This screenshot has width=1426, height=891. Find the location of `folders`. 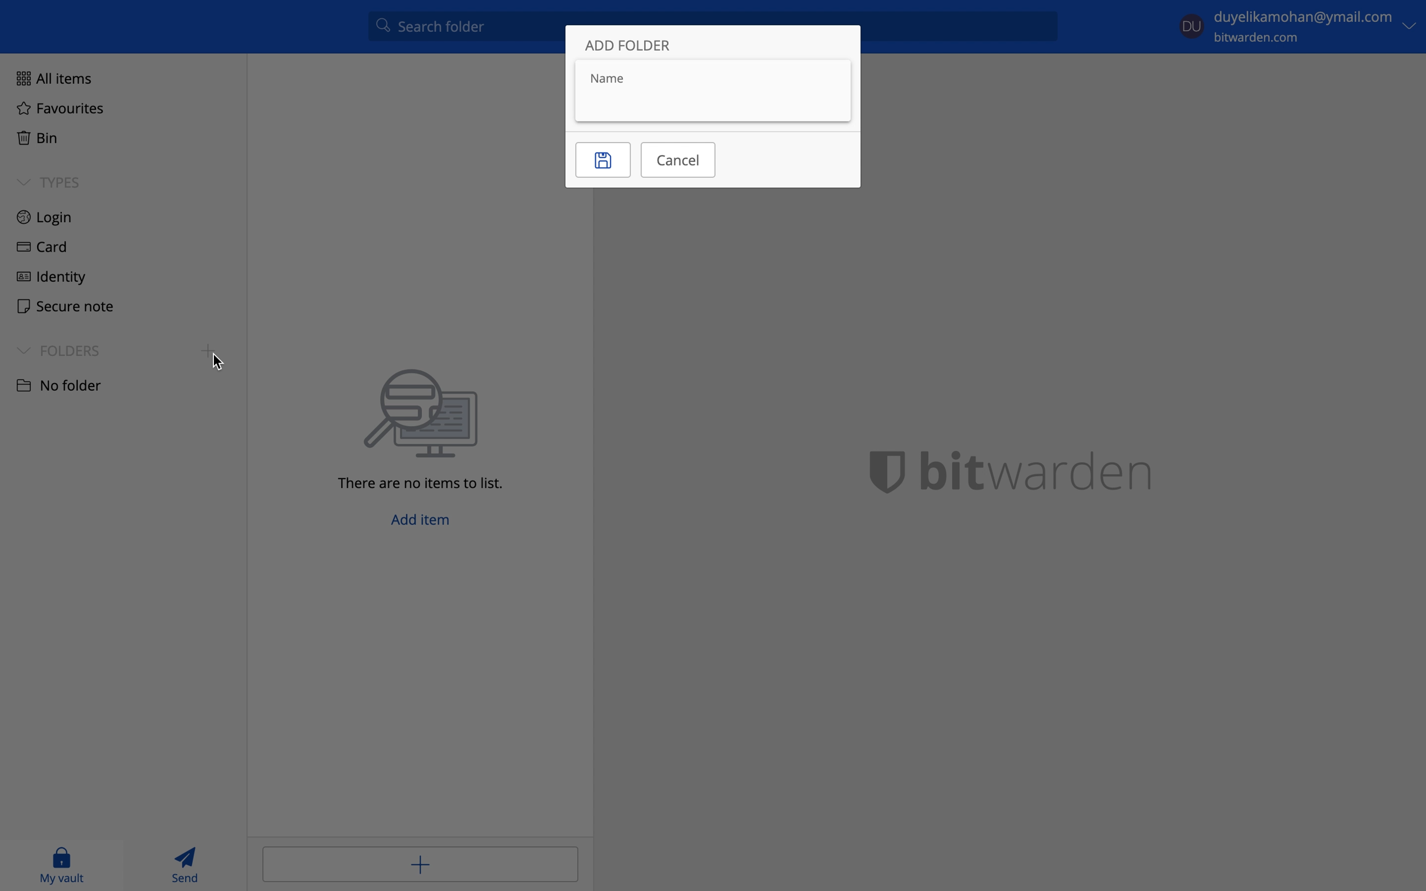

folders is located at coordinates (58, 350).